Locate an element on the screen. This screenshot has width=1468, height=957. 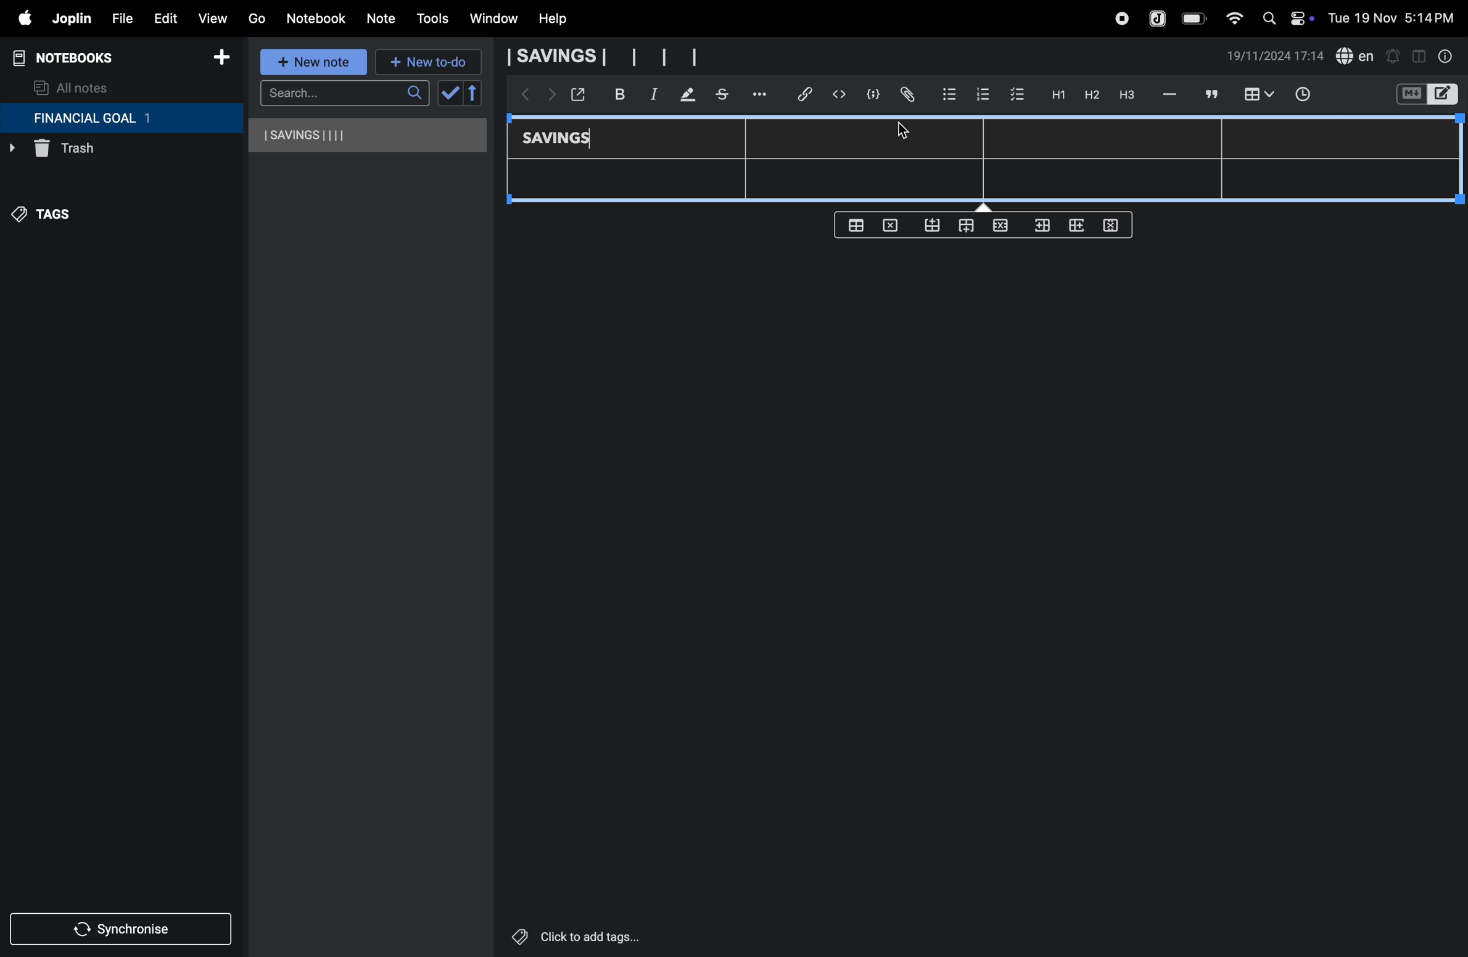
savings is located at coordinates (566, 139).